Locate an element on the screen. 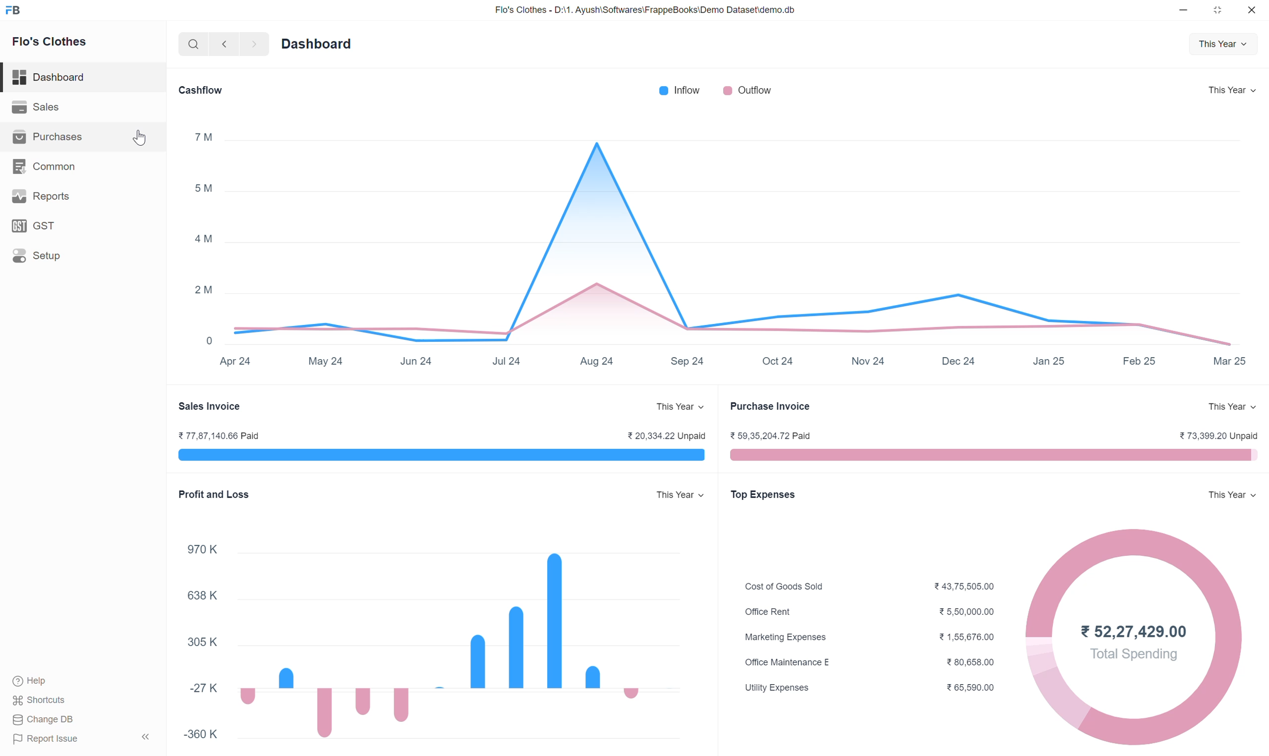 This screenshot has width=1269, height=756. Office Maintenance E ¥80,658.00 is located at coordinates (861, 661).